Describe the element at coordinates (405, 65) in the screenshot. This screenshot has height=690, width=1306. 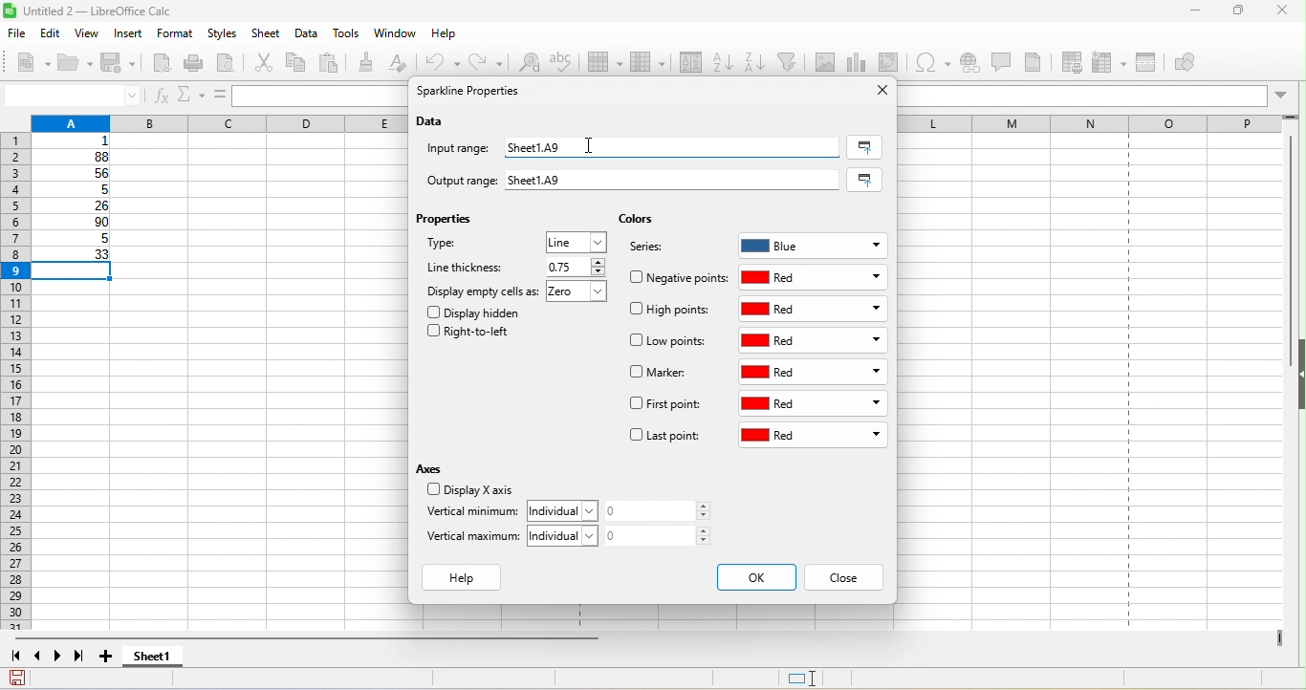
I see `clear direct formatting` at that location.